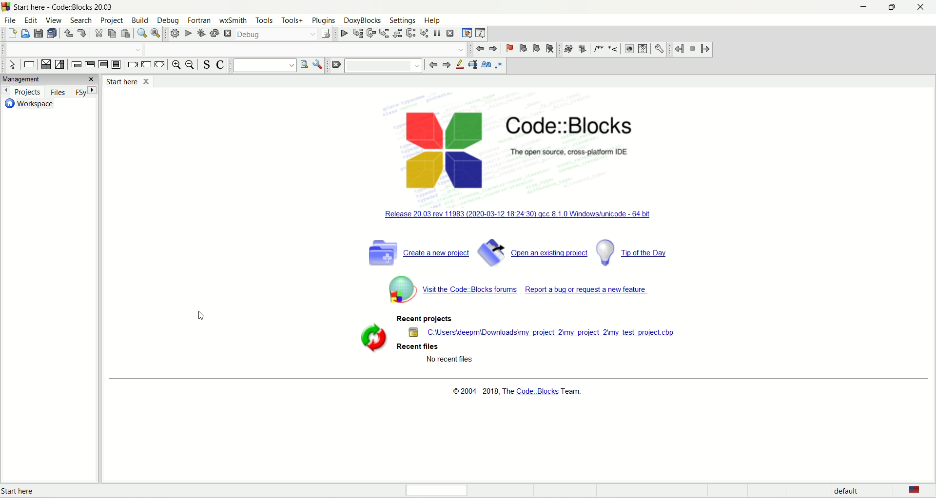 This screenshot has width=936, height=498. I want to click on cut, so click(99, 33).